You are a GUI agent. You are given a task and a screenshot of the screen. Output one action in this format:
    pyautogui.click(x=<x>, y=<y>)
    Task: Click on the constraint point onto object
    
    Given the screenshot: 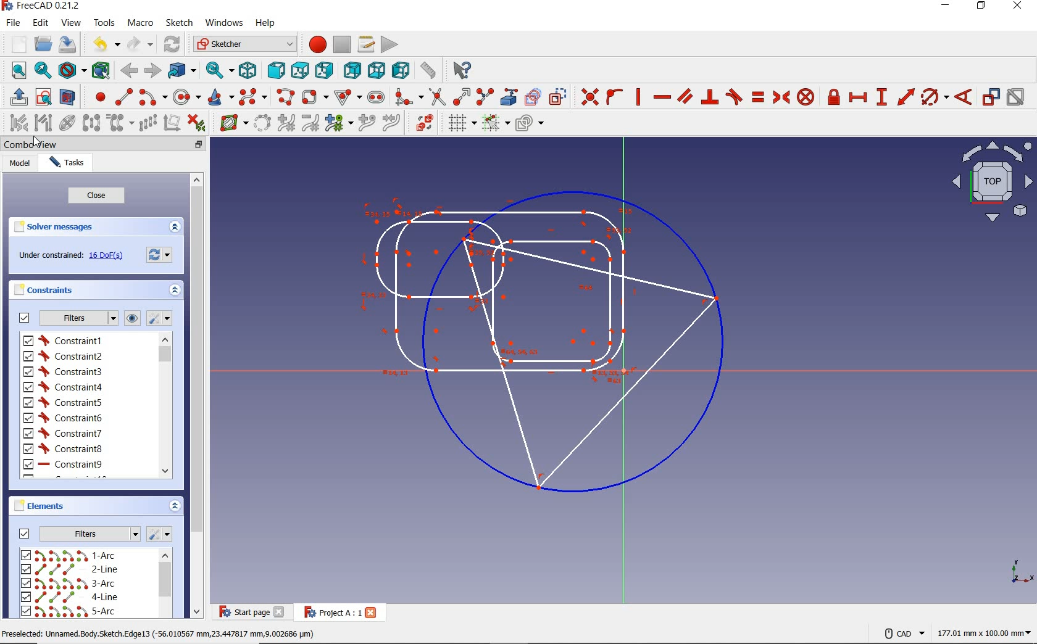 What is the action you would take?
    pyautogui.click(x=614, y=95)
    